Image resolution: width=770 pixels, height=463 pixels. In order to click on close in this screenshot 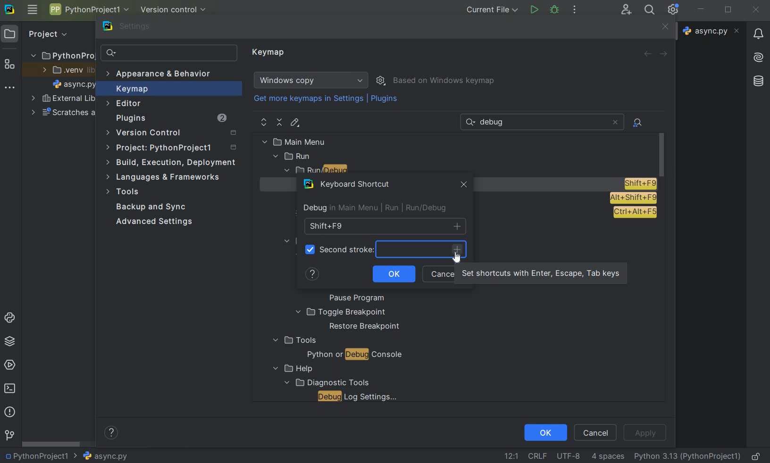, I will do `click(615, 122)`.